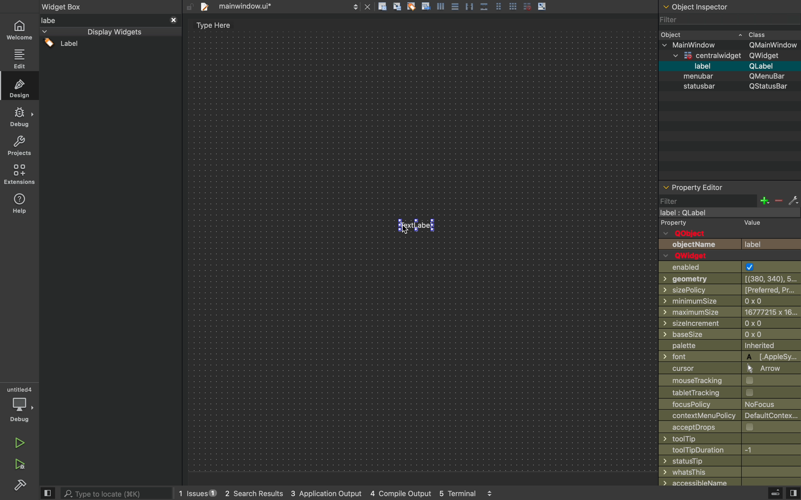 The width and height of the screenshot is (801, 500). Describe the element at coordinates (398, 7) in the screenshot. I see `icon` at that location.